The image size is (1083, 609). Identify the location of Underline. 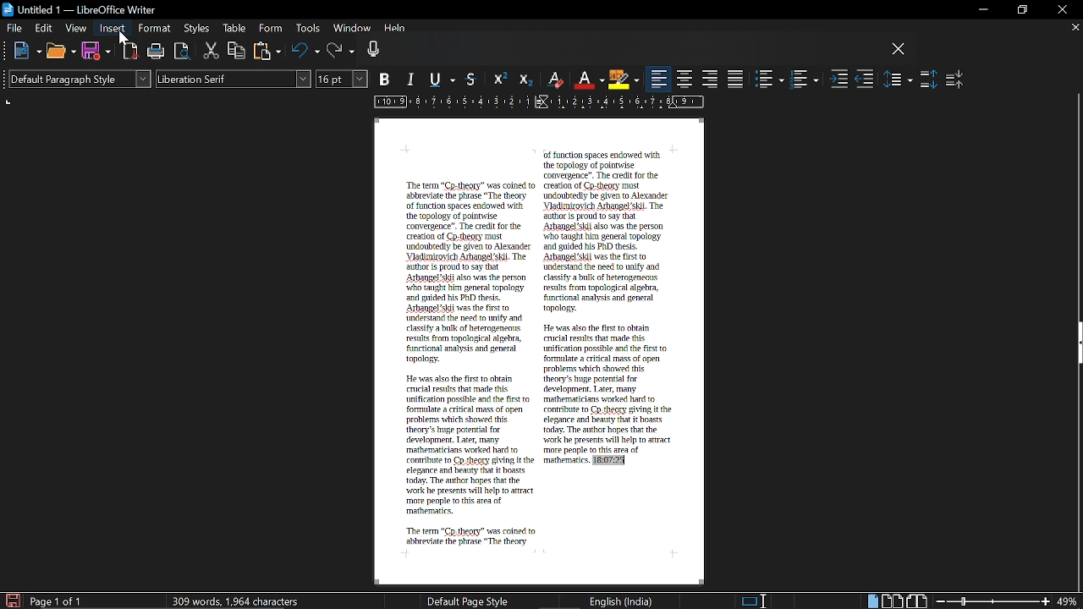
(589, 80).